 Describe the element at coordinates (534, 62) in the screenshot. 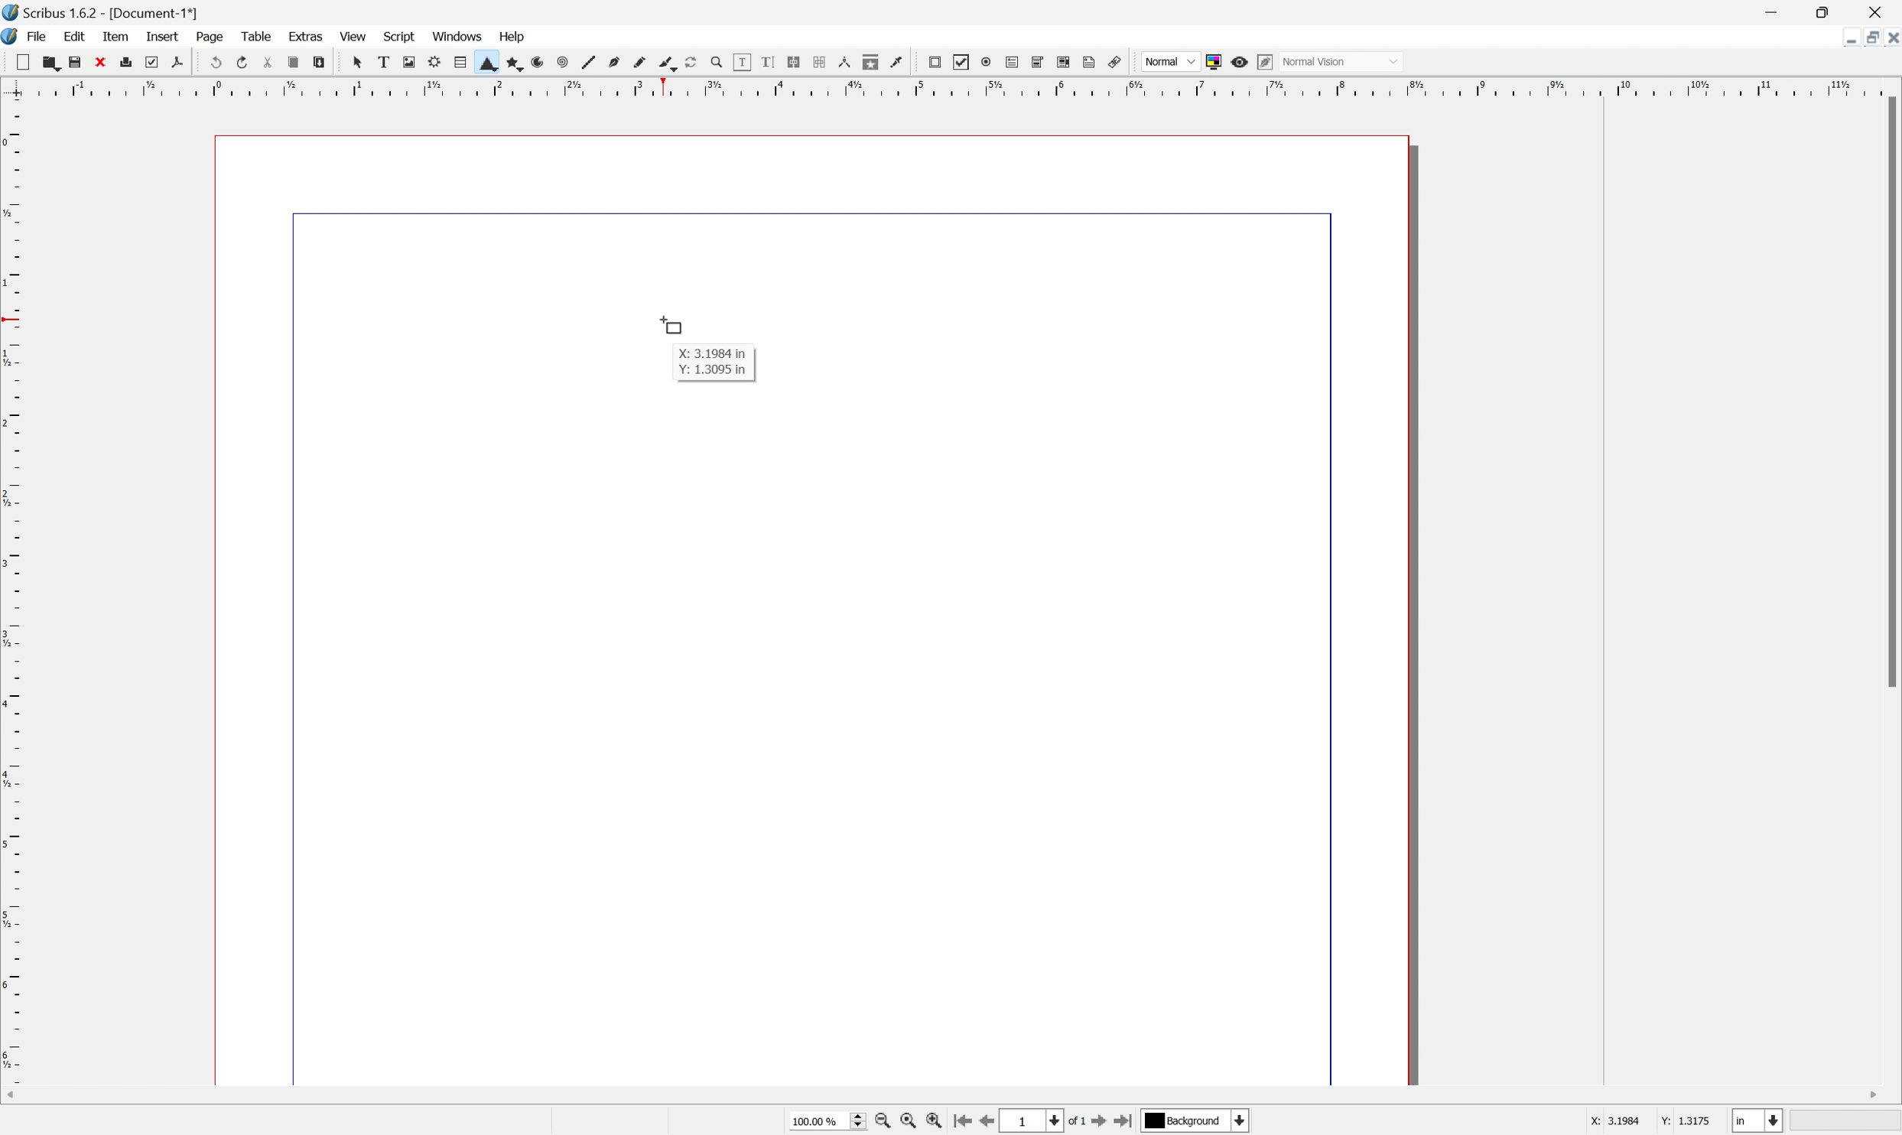

I see `Arc` at that location.